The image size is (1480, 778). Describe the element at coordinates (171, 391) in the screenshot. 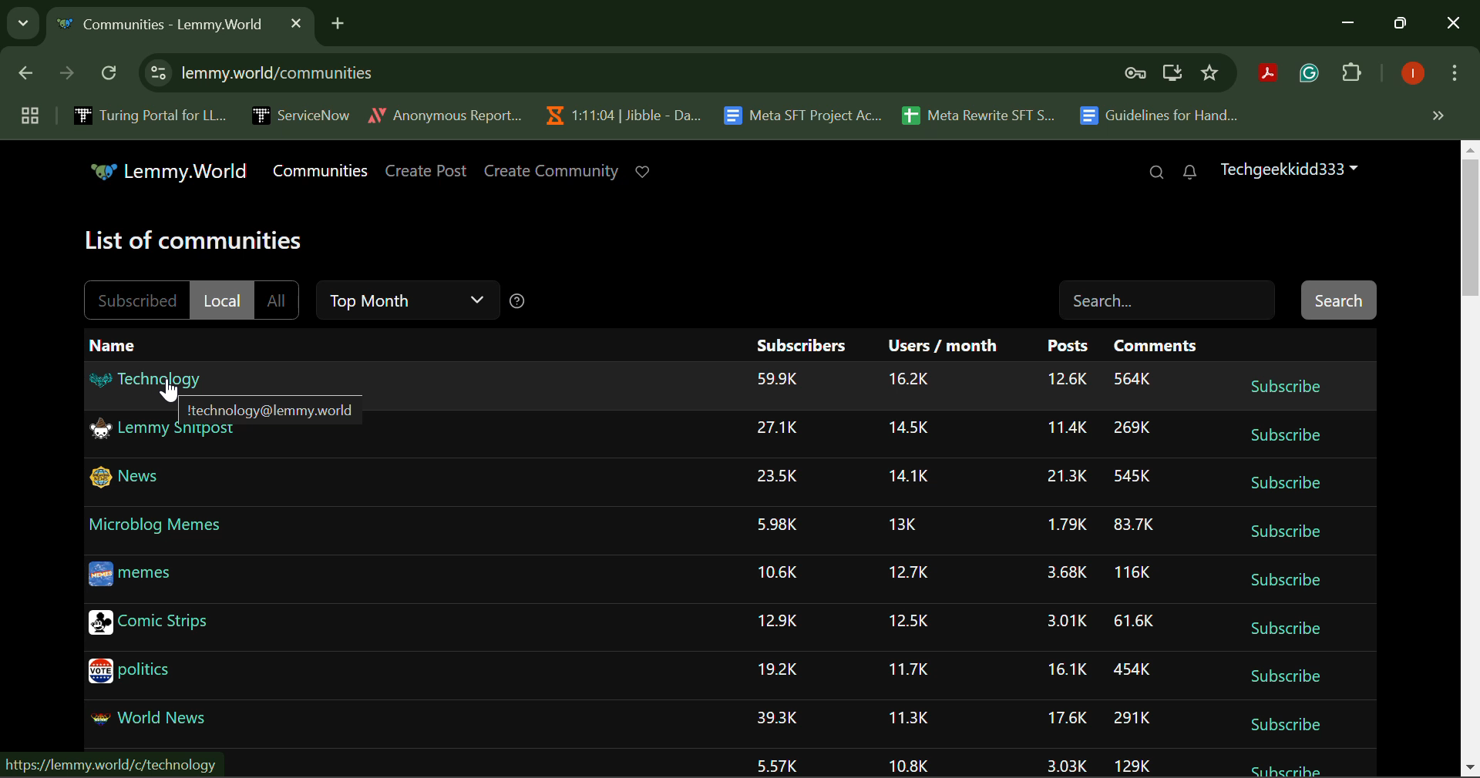

I see `Cursor Position` at that location.